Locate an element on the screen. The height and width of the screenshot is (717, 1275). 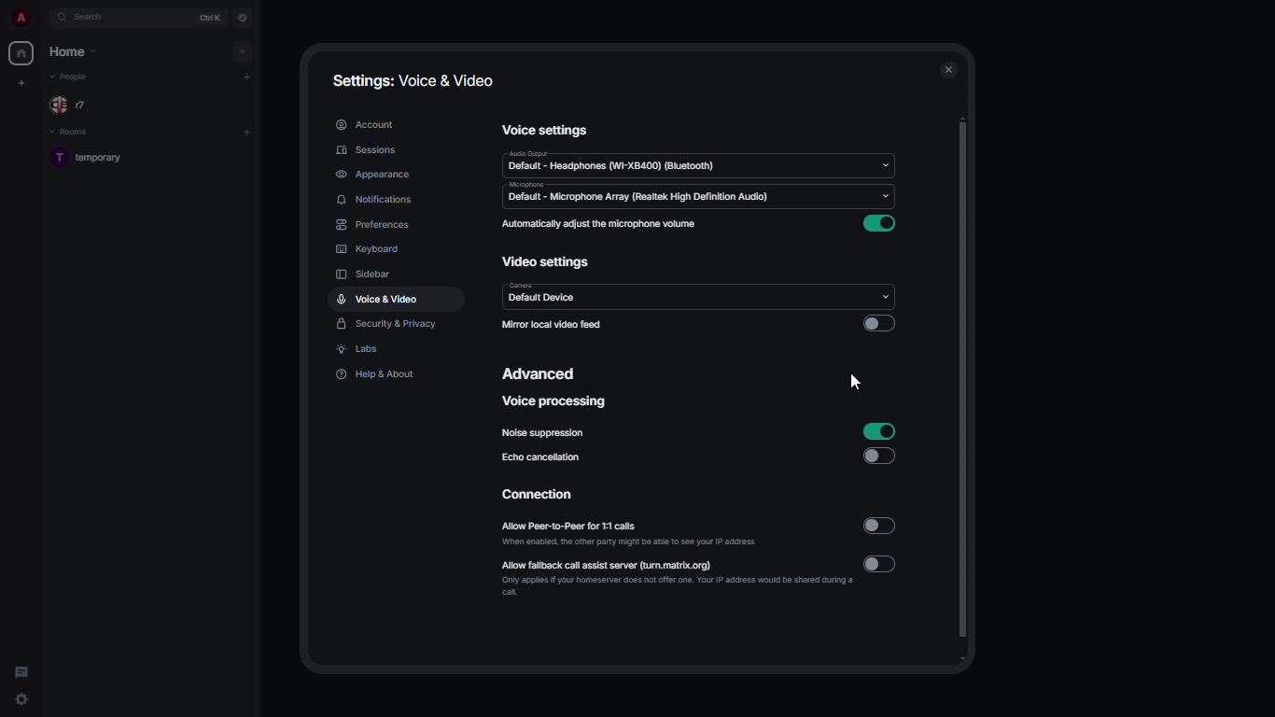
connection is located at coordinates (539, 496).